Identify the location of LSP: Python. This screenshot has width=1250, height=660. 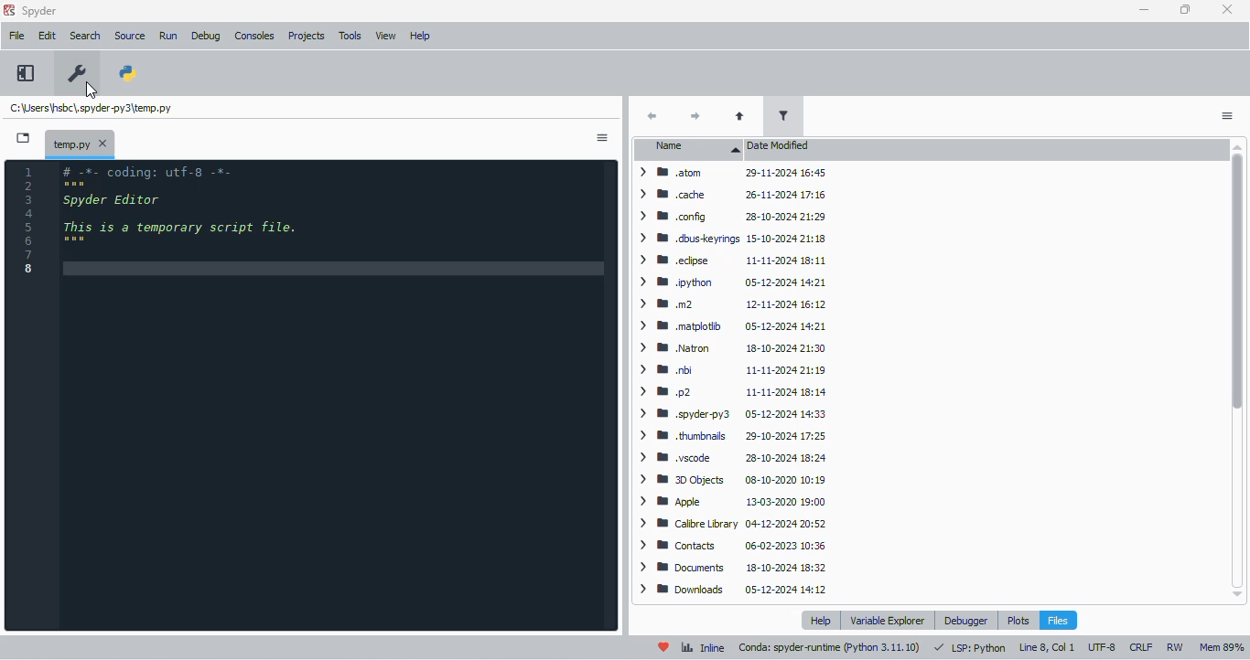
(969, 646).